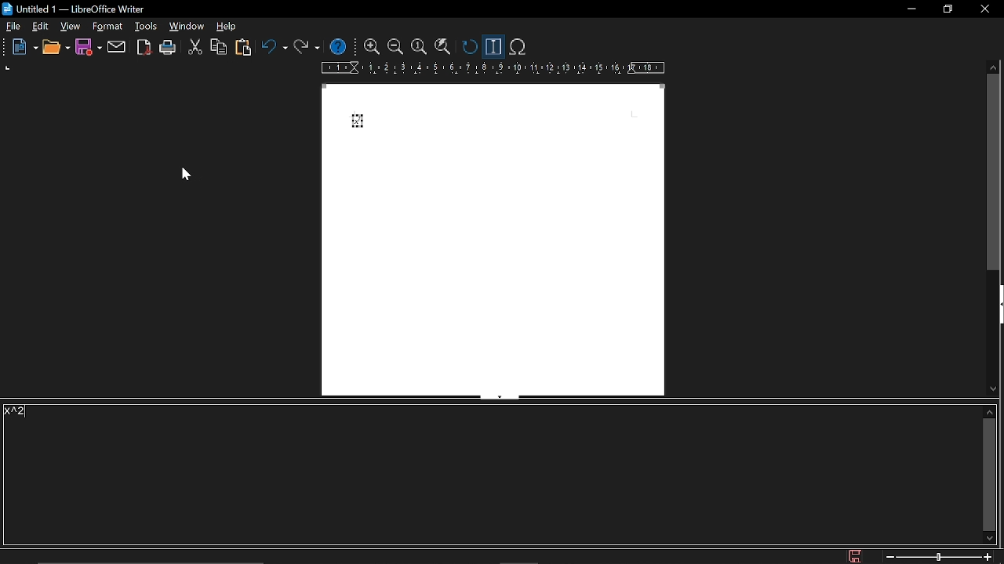 The width and height of the screenshot is (1004, 564). Describe the element at coordinates (17, 412) in the screenshot. I see `typed formula` at that location.